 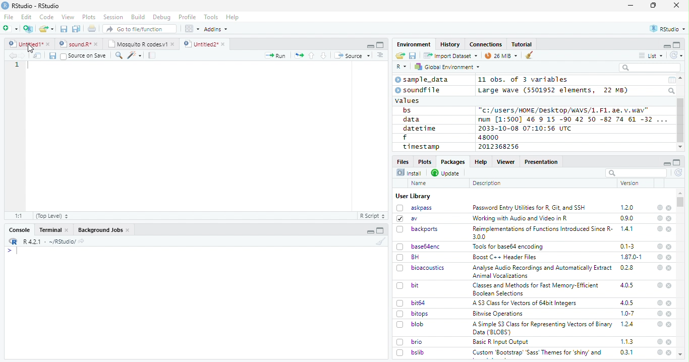 What do you see at coordinates (659, 228) in the screenshot?
I see `help` at bounding box center [659, 228].